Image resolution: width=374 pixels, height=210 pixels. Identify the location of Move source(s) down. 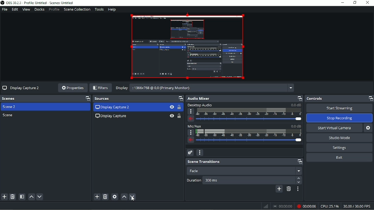
(133, 197).